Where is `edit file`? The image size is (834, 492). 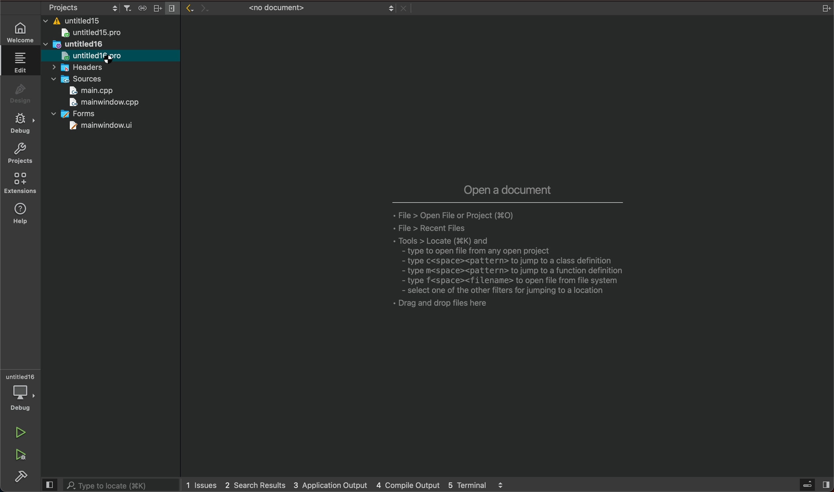 edit file is located at coordinates (21, 63).